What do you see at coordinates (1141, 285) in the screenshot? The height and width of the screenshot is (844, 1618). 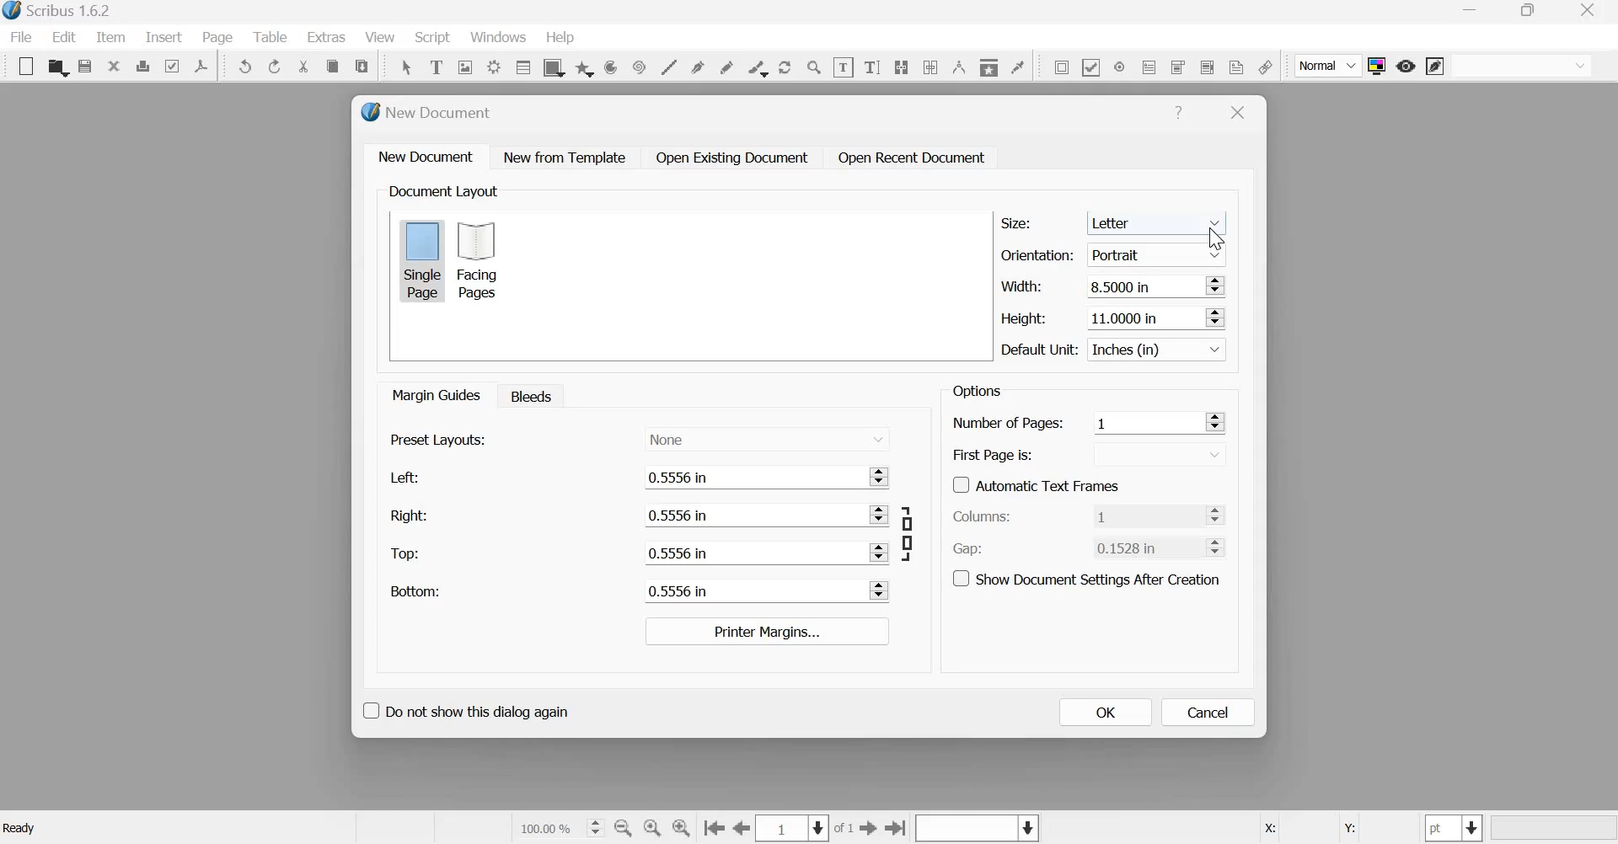 I see `8.5000 in` at bounding box center [1141, 285].